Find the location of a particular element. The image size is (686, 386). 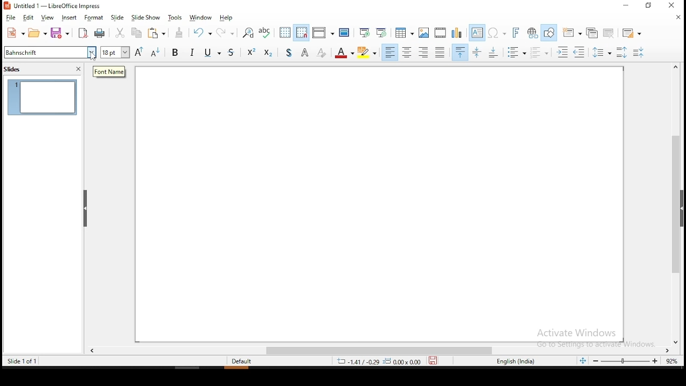

paste is located at coordinates (160, 34).